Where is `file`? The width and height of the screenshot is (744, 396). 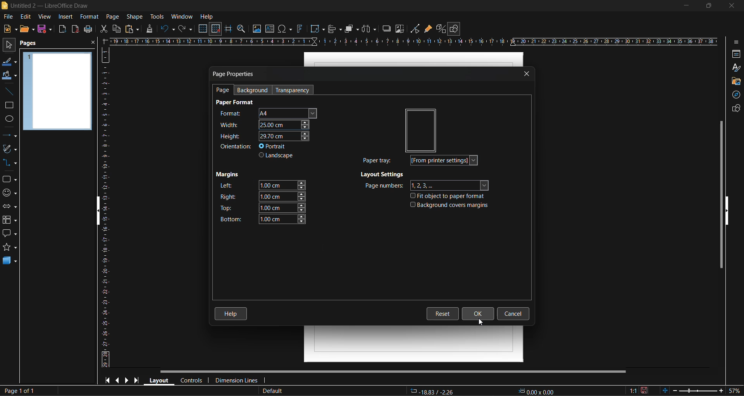 file is located at coordinates (9, 17).